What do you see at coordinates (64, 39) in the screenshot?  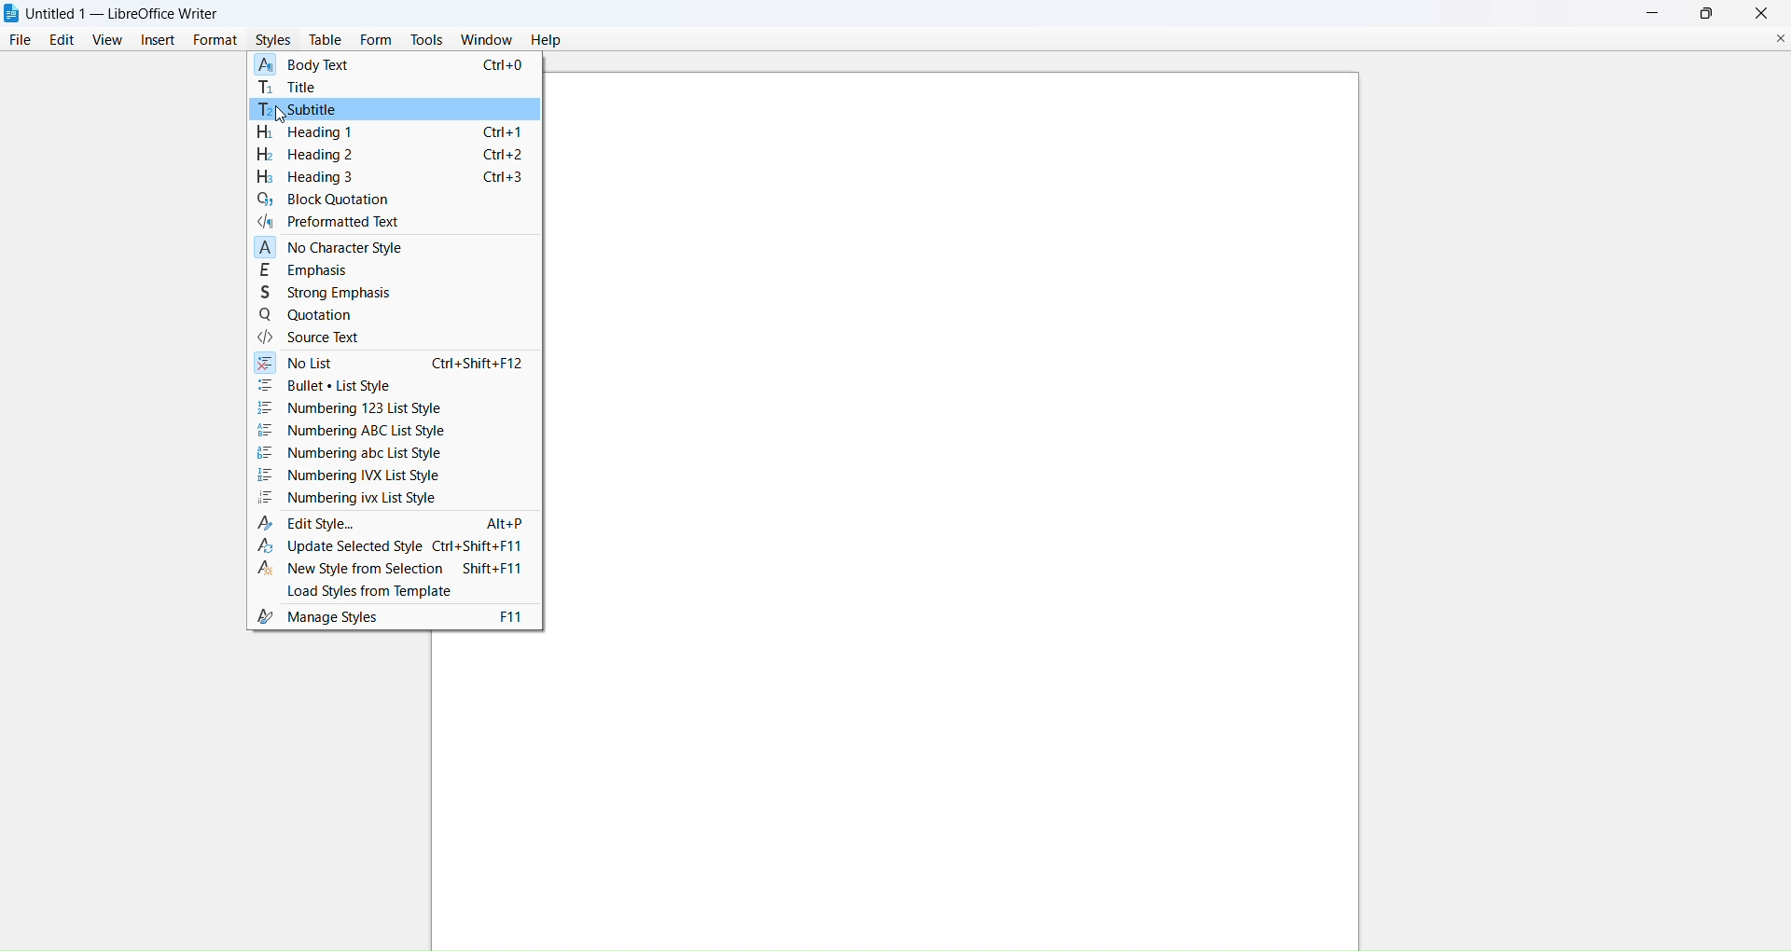 I see `edit` at bounding box center [64, 39].